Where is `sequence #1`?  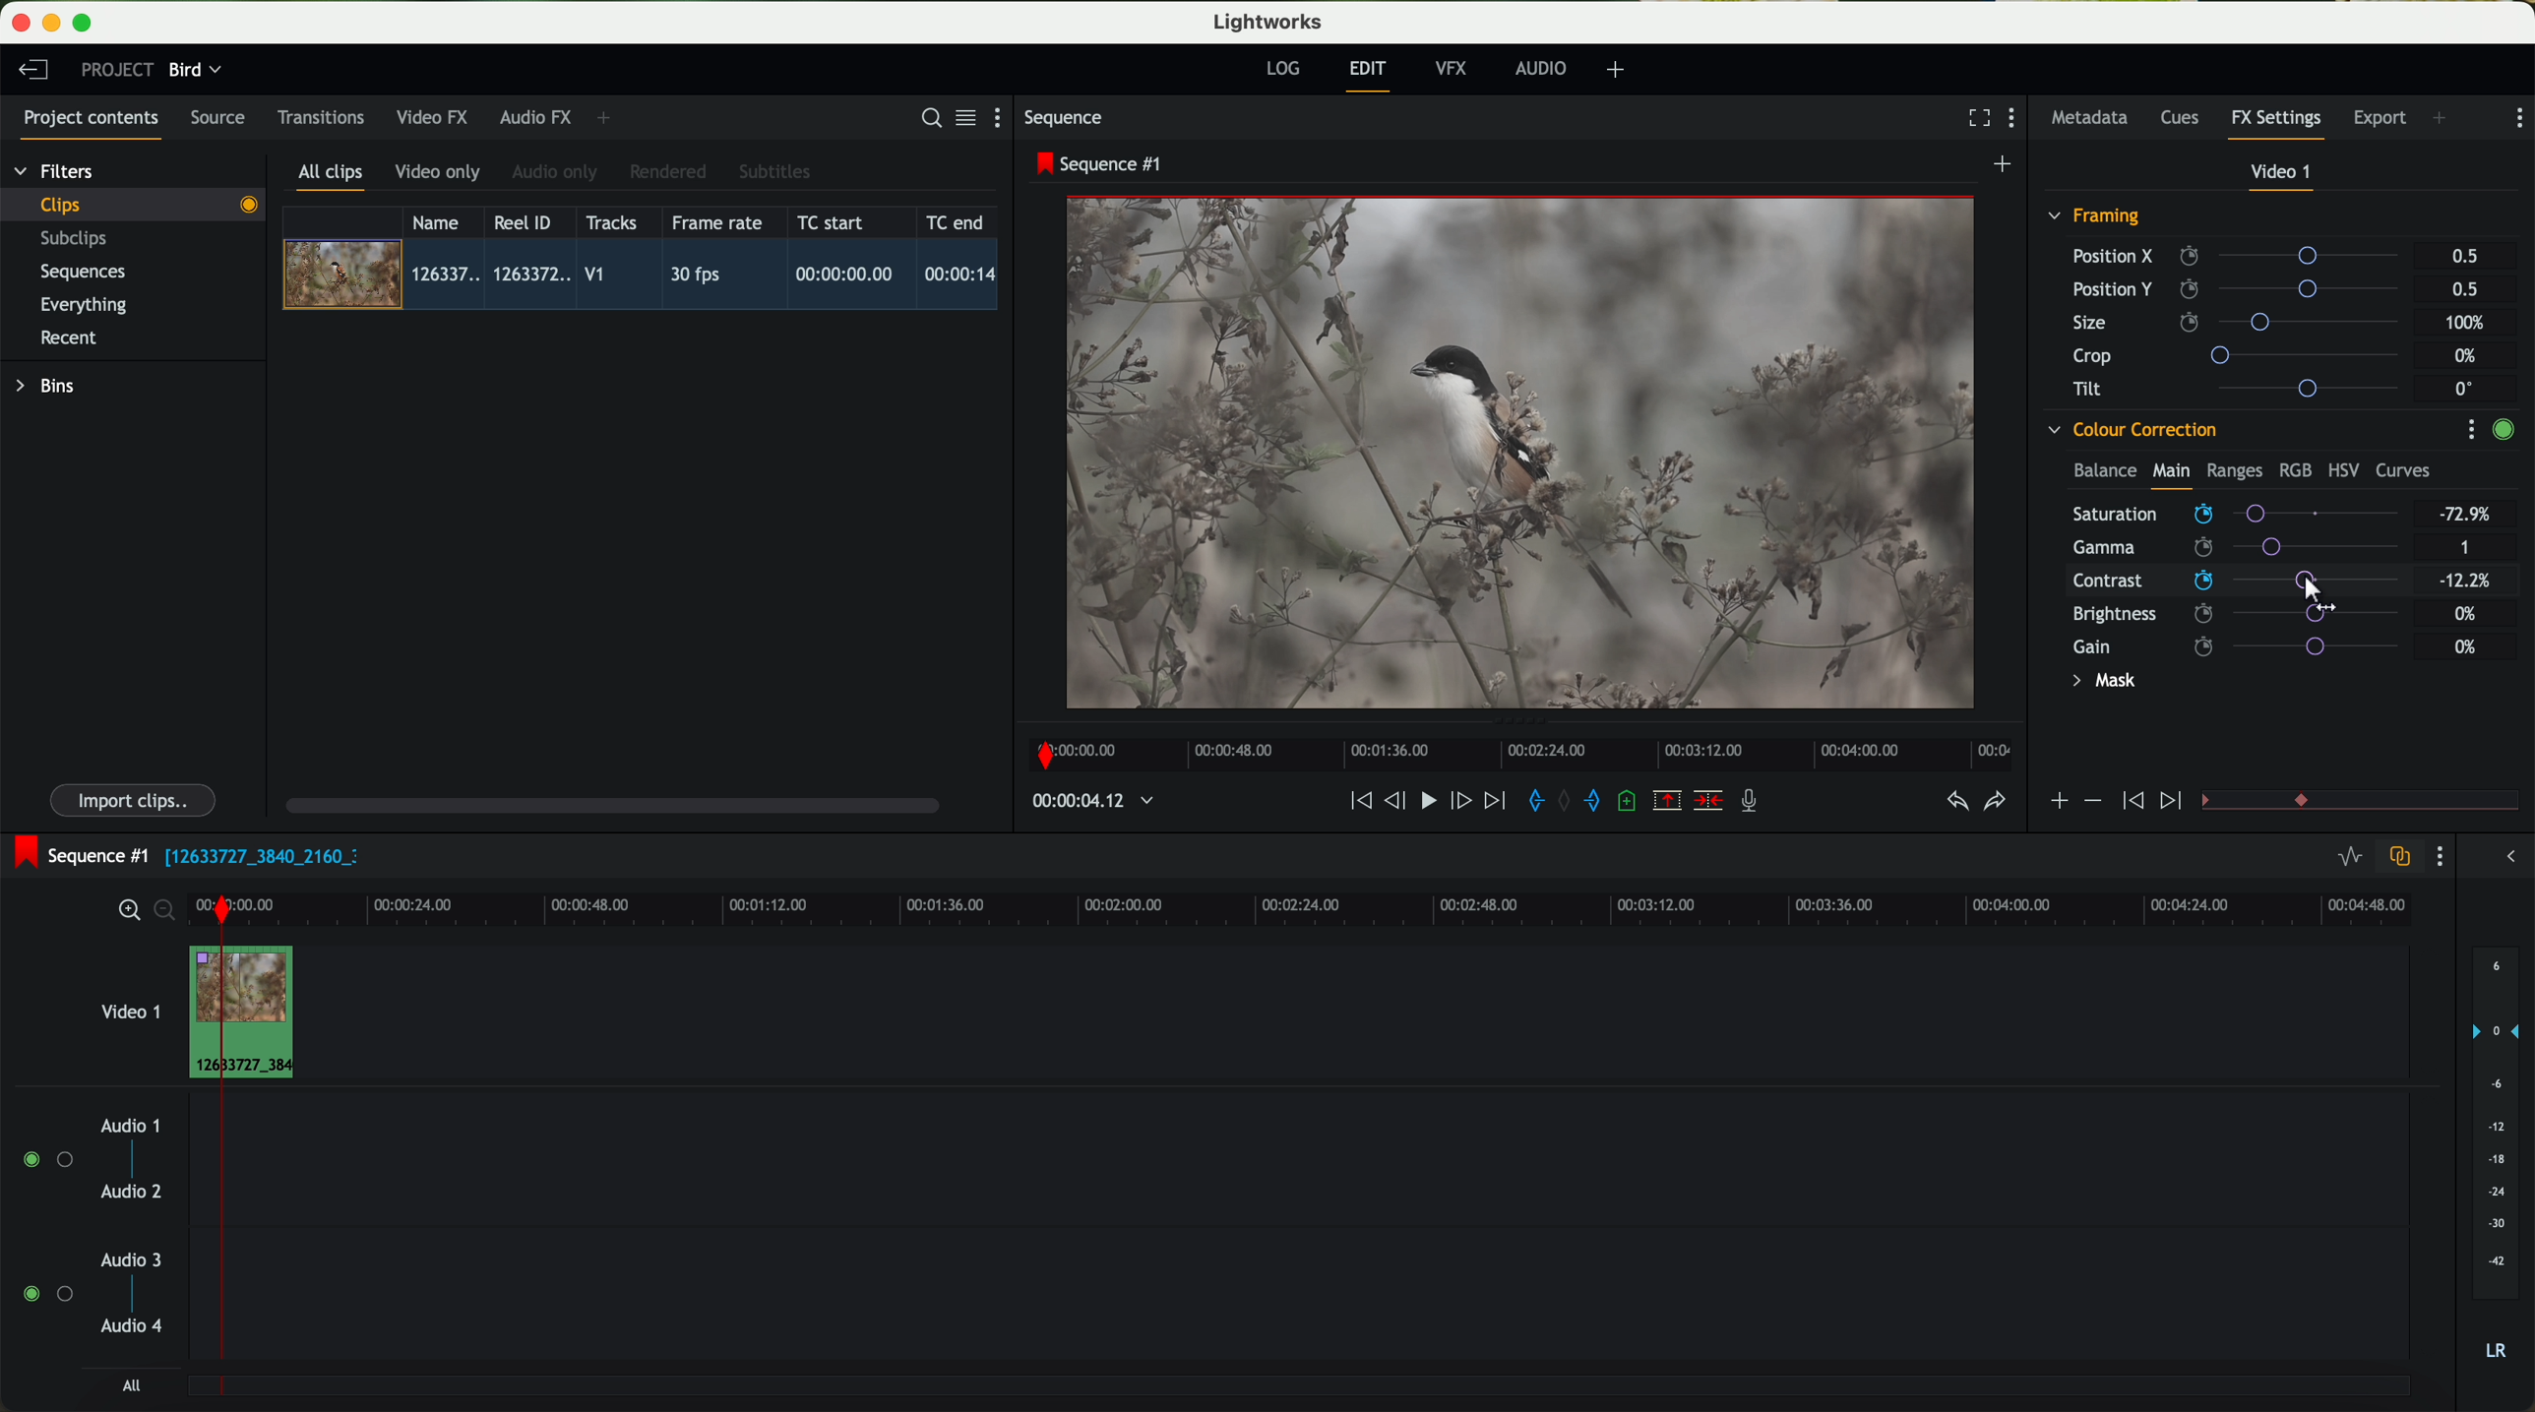
sequence #1 is located at coordinates (76, 855).